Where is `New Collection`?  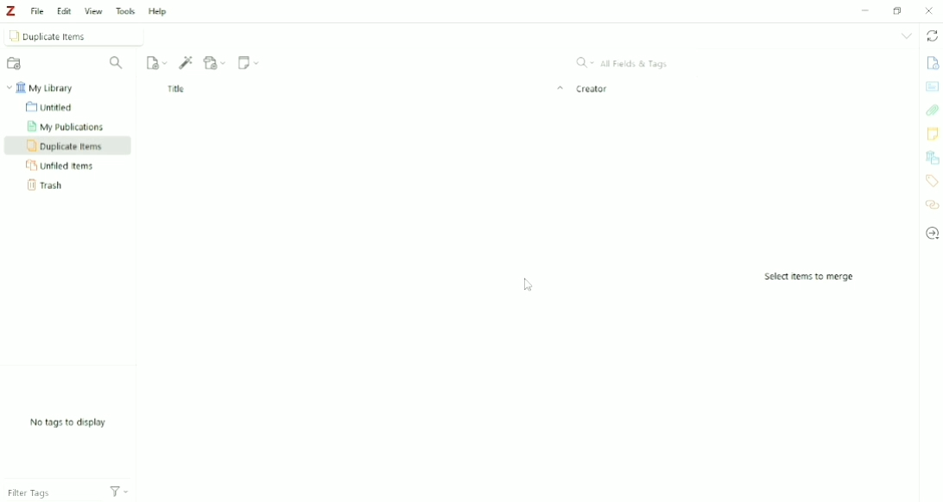 New Collection is located at coordinates (16, 64).